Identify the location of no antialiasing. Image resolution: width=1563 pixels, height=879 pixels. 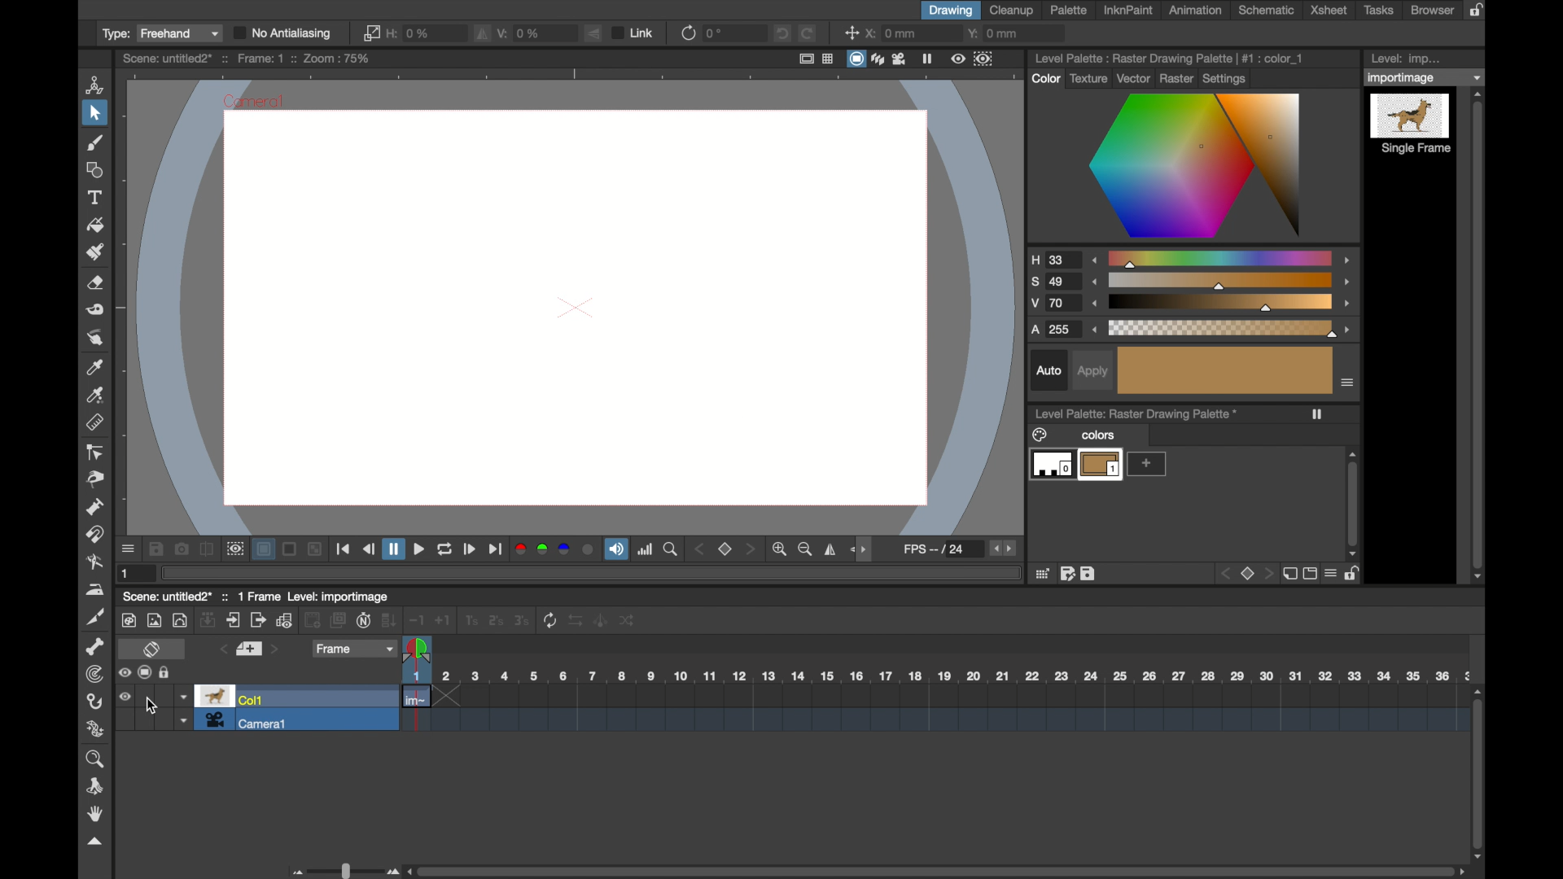
(283, 33).